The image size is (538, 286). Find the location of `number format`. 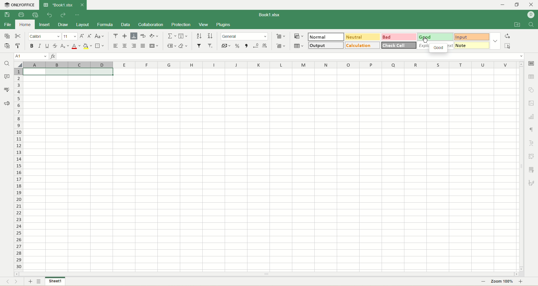

number format is located at coordinates (244, 36).